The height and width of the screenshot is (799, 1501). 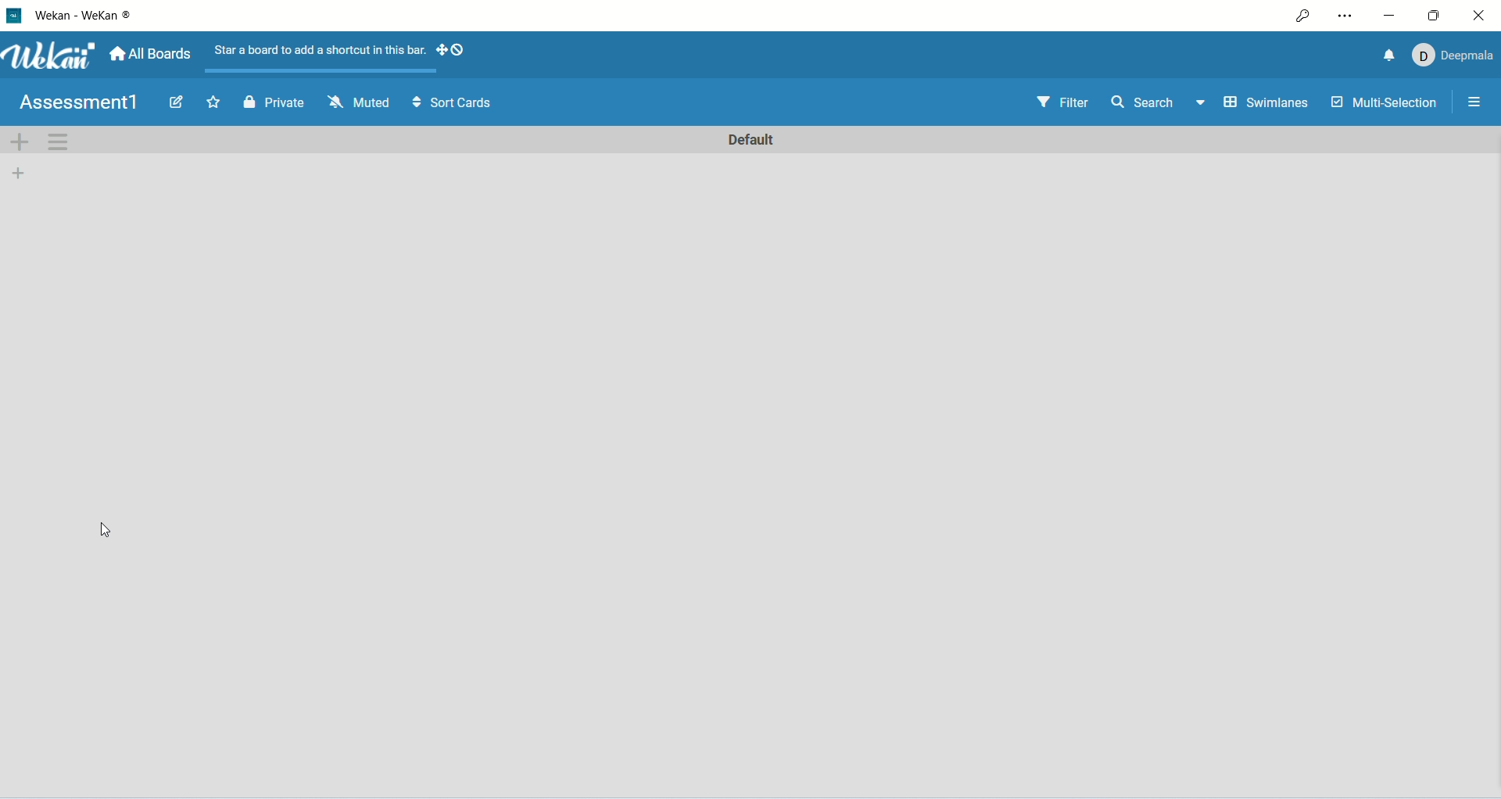 I want to click on filter, so click(x=1061, y=103).